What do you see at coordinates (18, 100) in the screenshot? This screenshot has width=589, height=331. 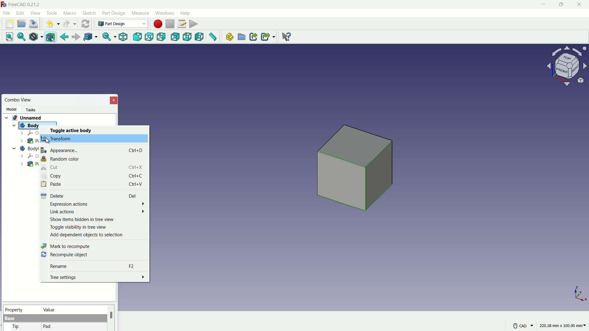 I see `combo view` at bounding box center [18, 100].